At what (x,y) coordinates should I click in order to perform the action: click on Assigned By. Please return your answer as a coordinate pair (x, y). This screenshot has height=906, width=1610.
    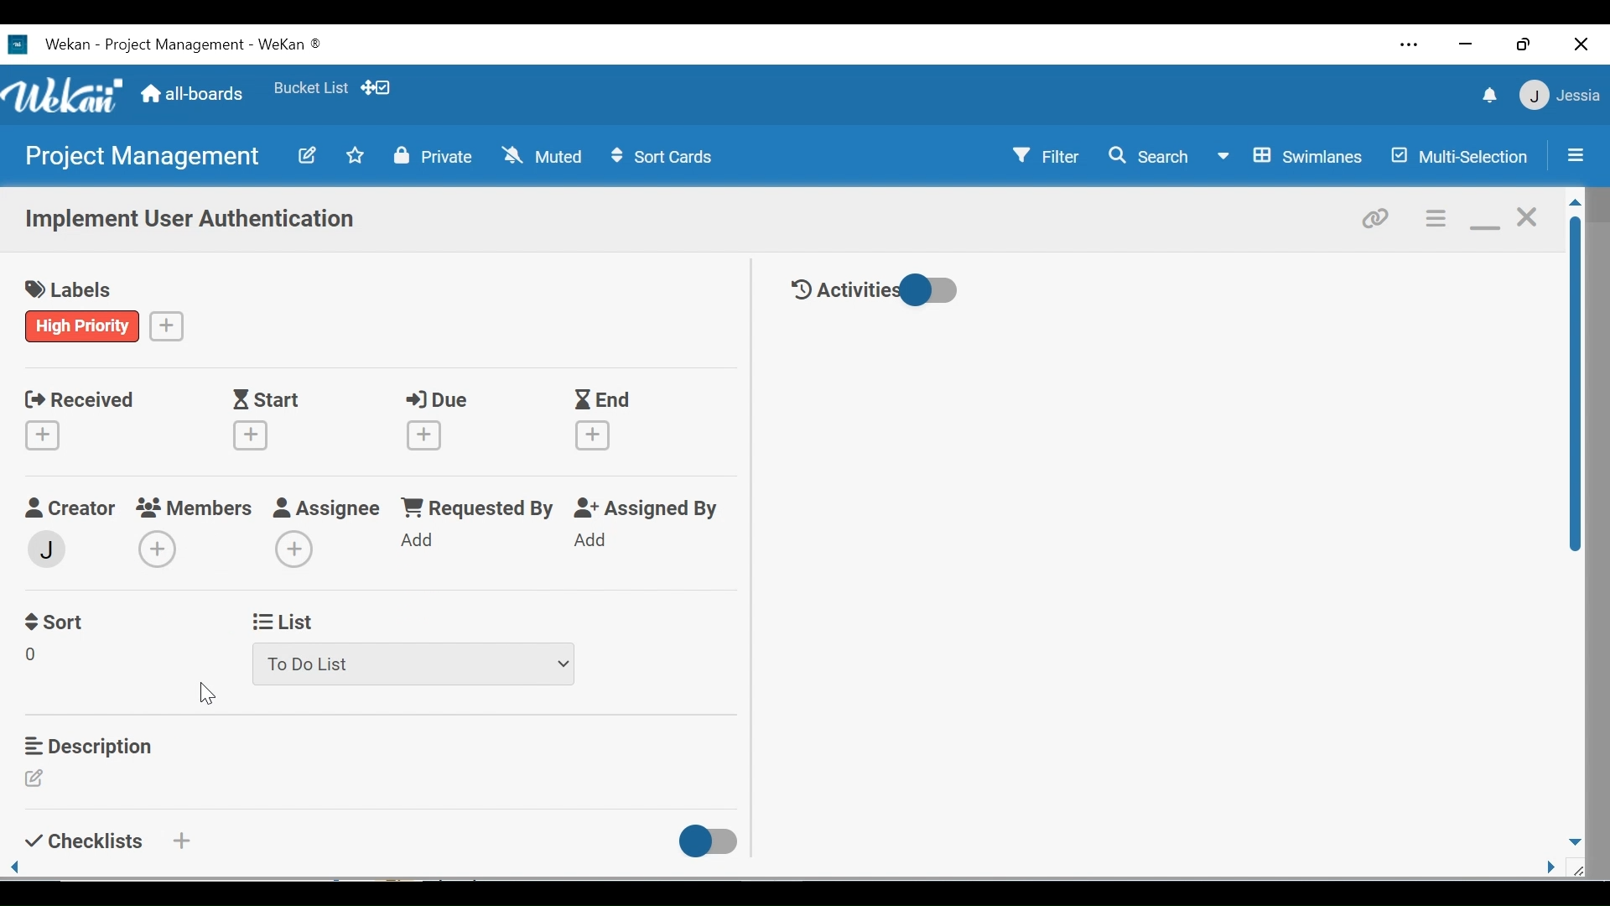
    Looking at the image, I should click on (647, 508).